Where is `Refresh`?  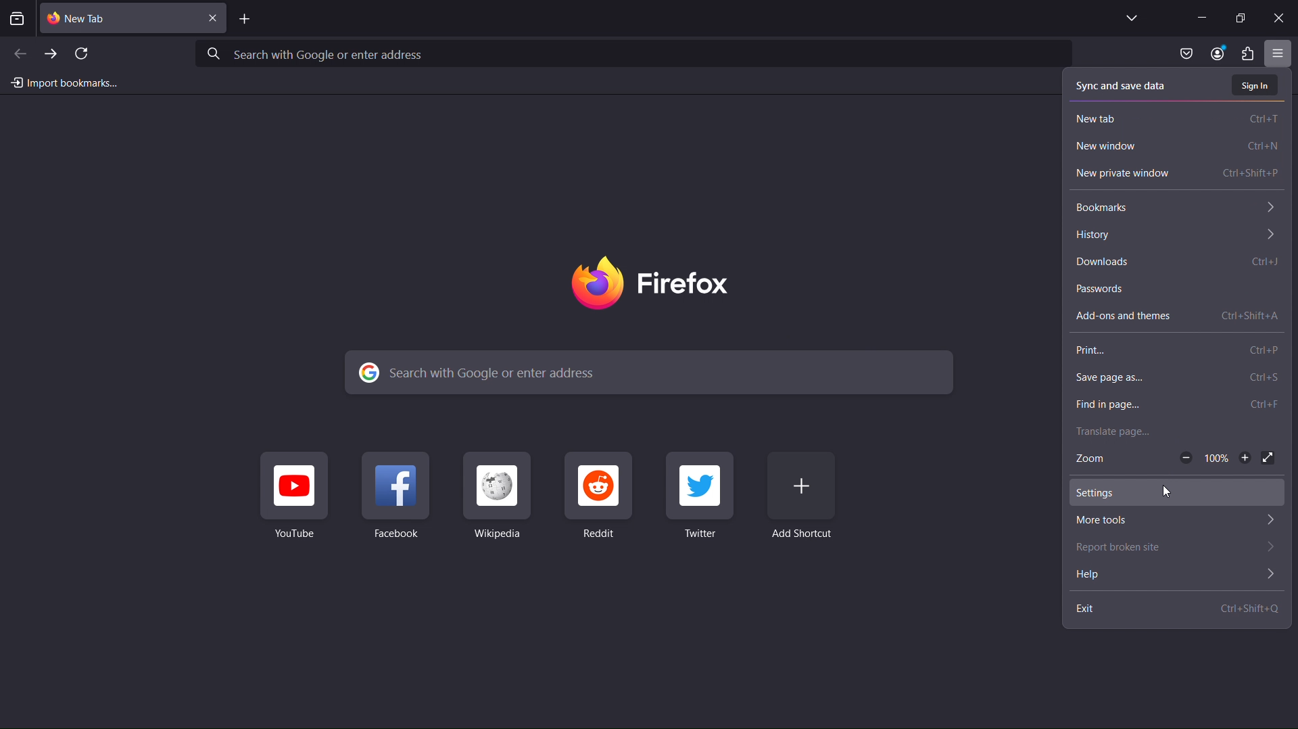
Refresh is located at coordinates (87, 55).